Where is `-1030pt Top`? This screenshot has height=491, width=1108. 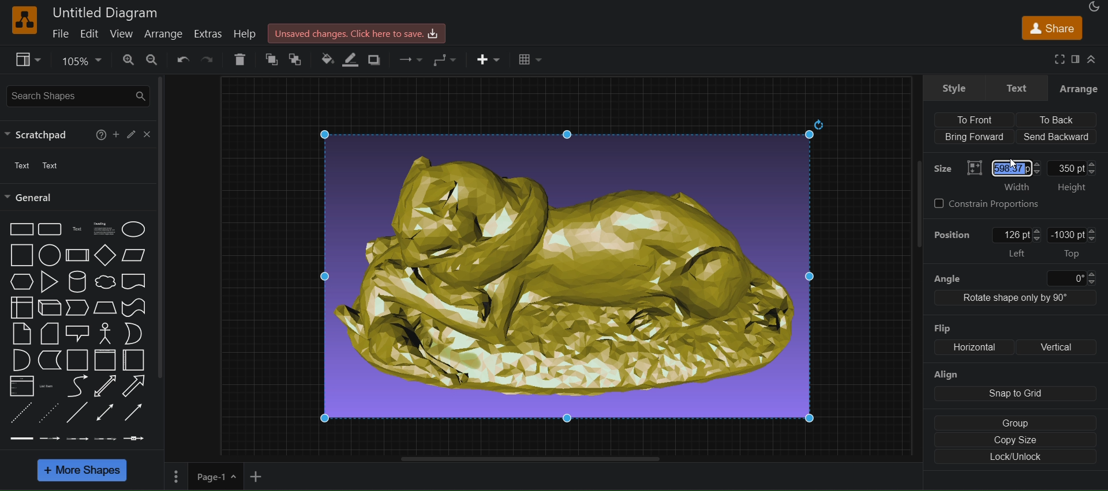
-1030pt Top is located at coordinates (1074, 243).